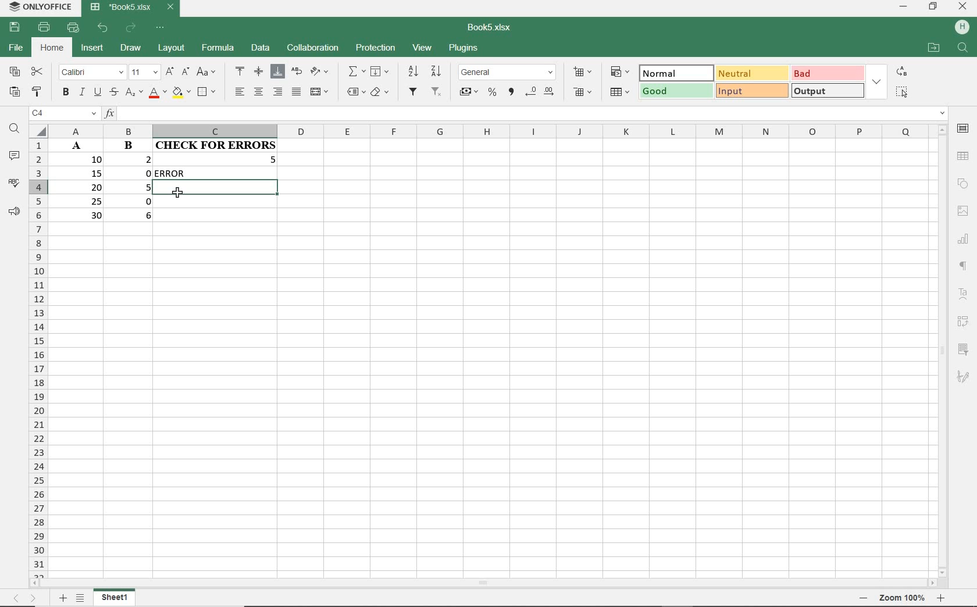 The image size is (977, 607). I want to click on ALIGN CENTER, so click(259, 92).